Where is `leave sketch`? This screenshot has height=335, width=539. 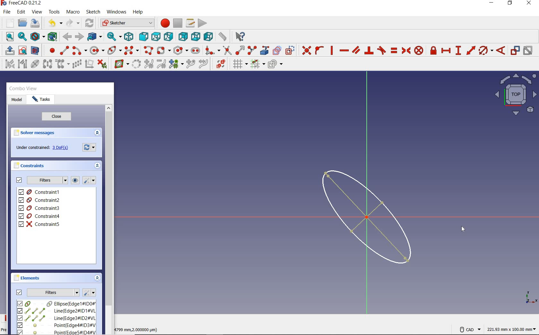
leave sketch is located at coordinates (8, 50).